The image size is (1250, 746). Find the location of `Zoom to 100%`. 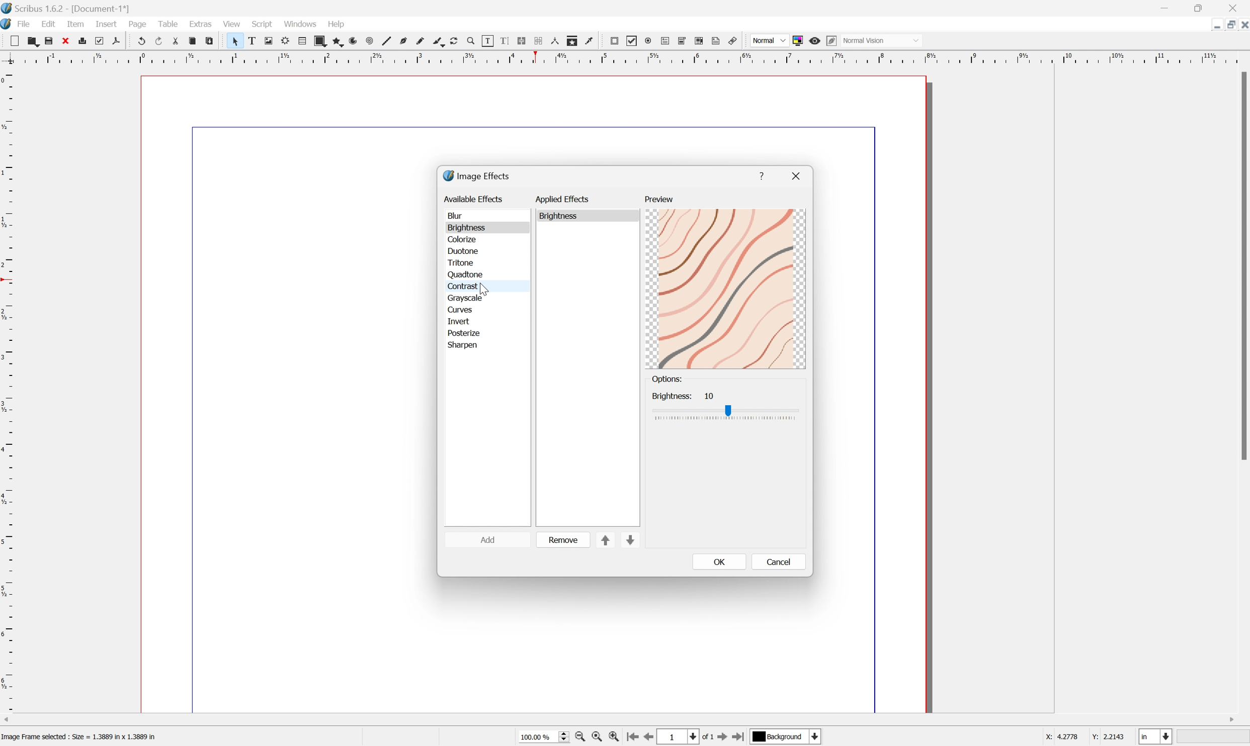

Zoom to 100% is located at coordinates (599, 737).